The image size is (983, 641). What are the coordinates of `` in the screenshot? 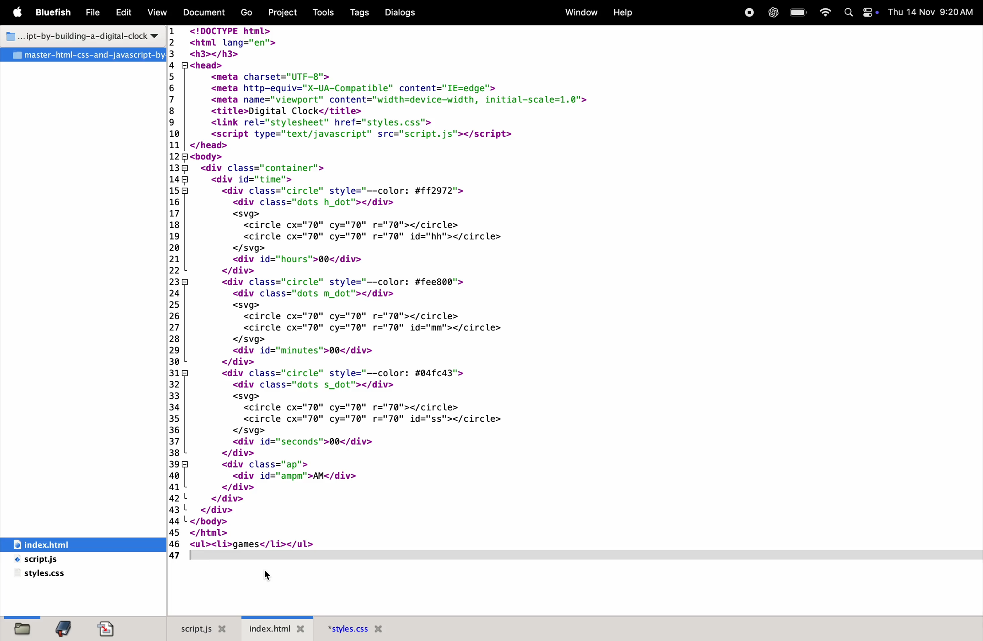 It's located at (263, 545).